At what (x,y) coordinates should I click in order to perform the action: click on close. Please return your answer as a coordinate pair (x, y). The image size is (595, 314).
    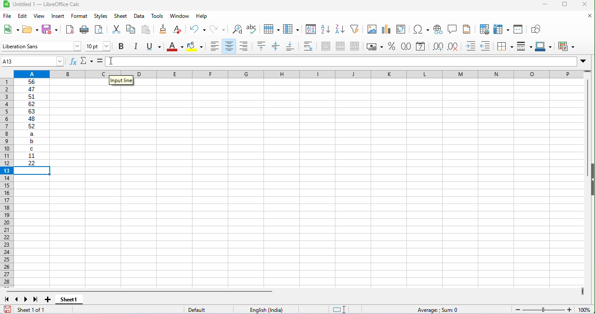
    Looking at the image, I should click on (585, 5).